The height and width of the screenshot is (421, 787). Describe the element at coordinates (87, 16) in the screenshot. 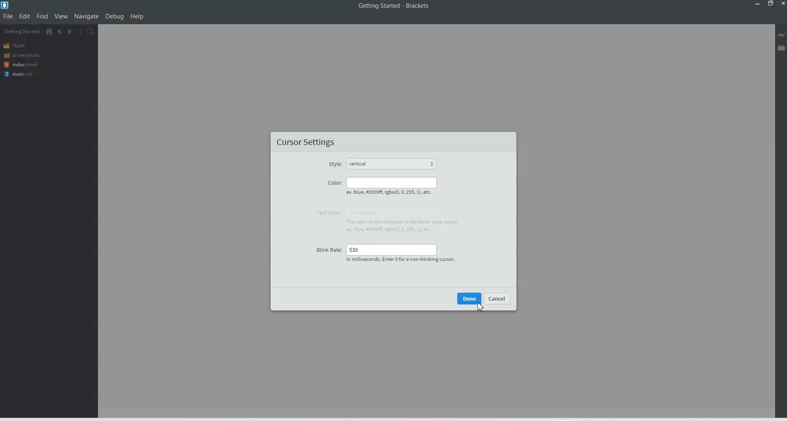

I see `Navigation` at that location.